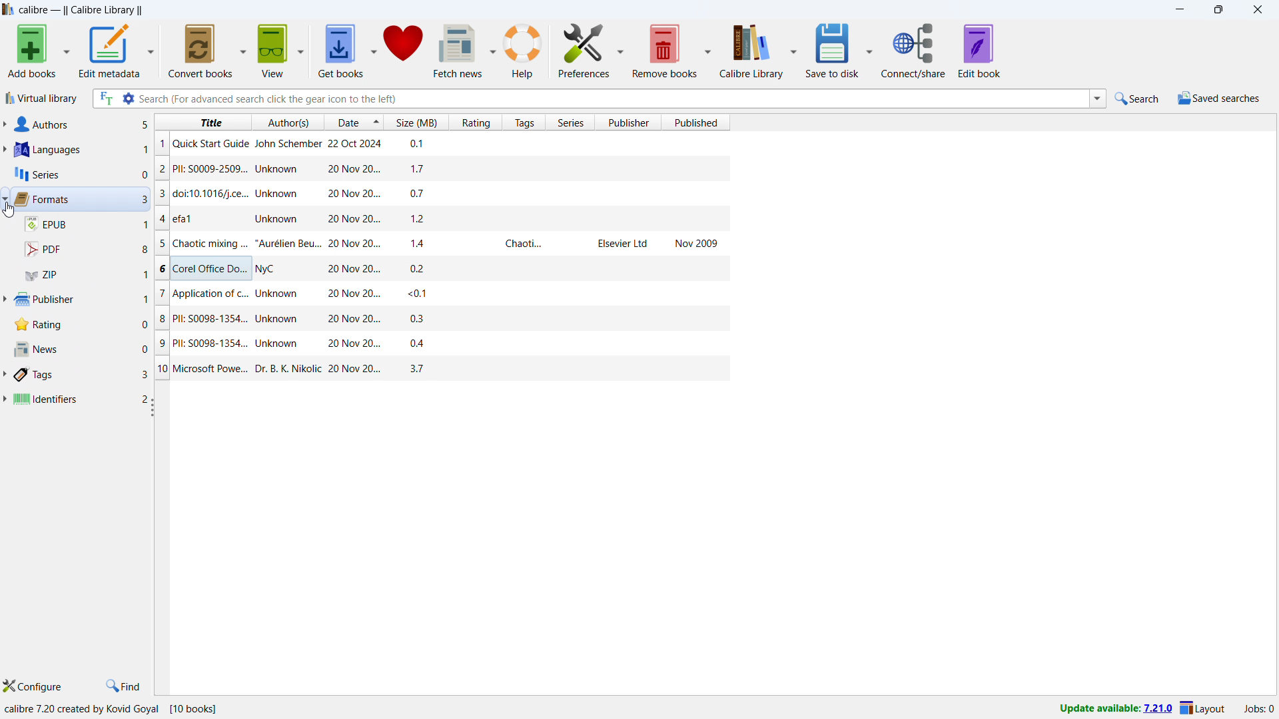  I want to click on convert books, so click(202, 51).